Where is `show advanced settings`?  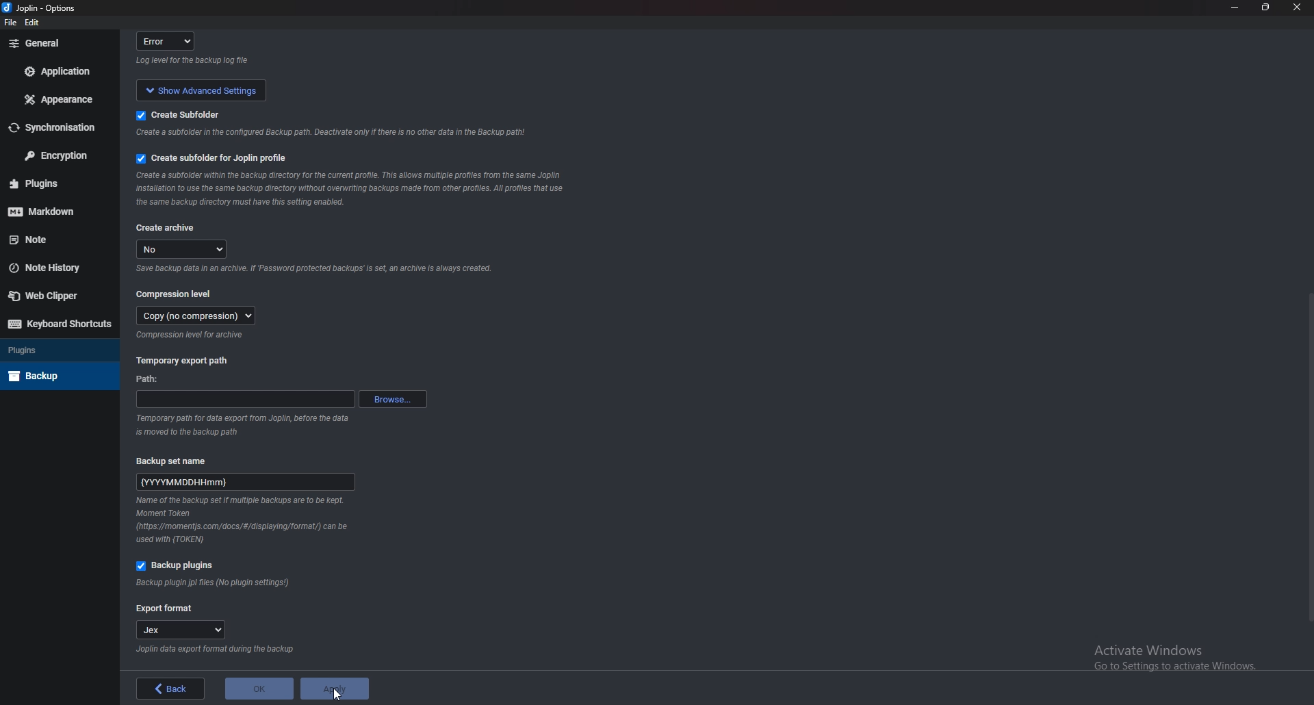
show advanced settings is located at coordinates (198, 89).